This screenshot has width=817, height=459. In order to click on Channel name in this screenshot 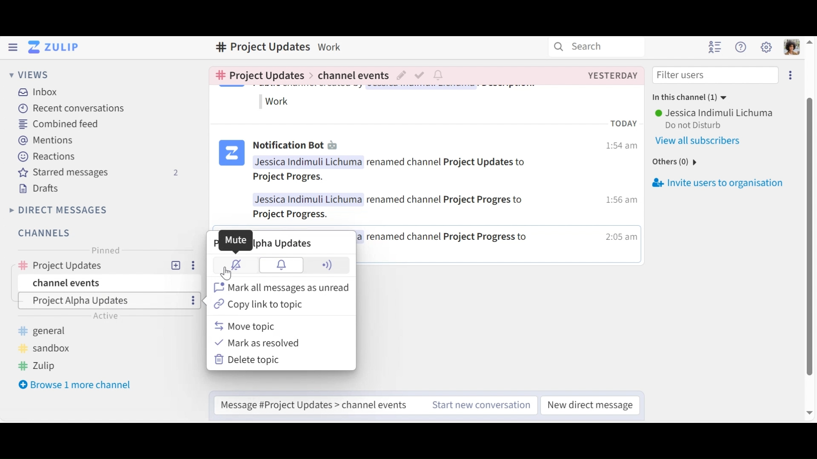, I will do `click(262, 47)`.